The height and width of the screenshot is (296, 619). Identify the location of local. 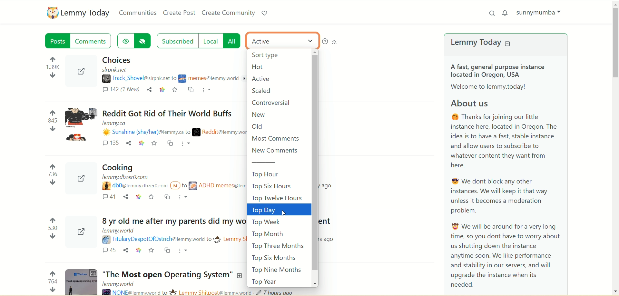
(212, 41).